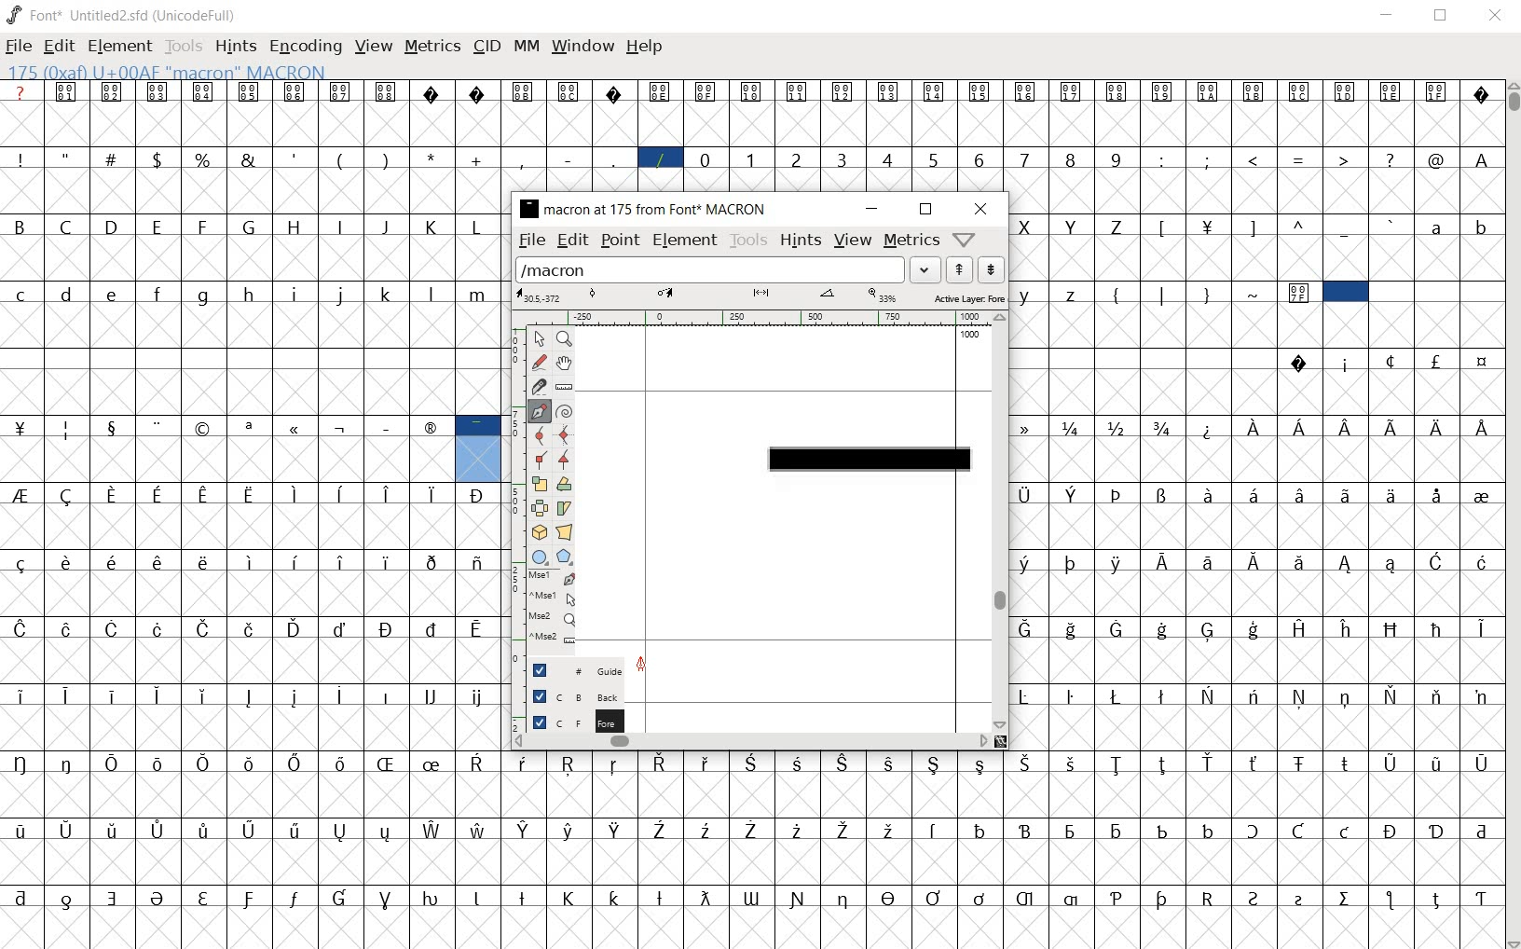 The image size is (1521, 949). What do you see at coordinates (706, 91) in the screenshot?
I see `Symbol` at bounding box center [706, 91].